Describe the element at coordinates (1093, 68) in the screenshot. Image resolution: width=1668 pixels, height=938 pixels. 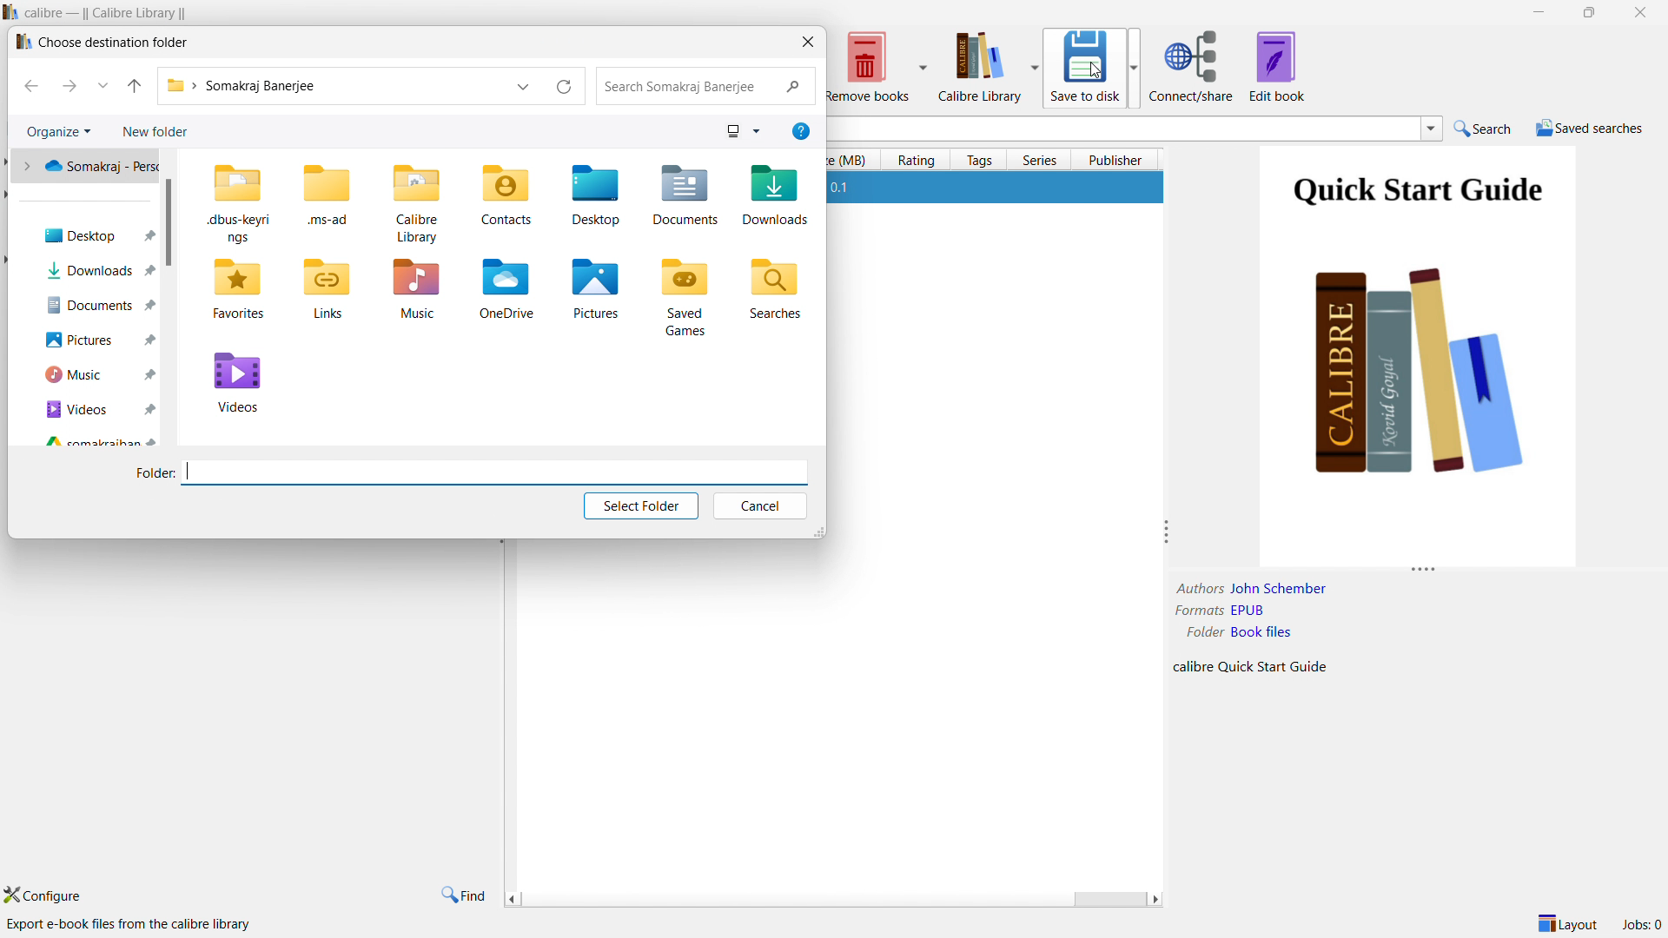
I see `save to disk` at that location.